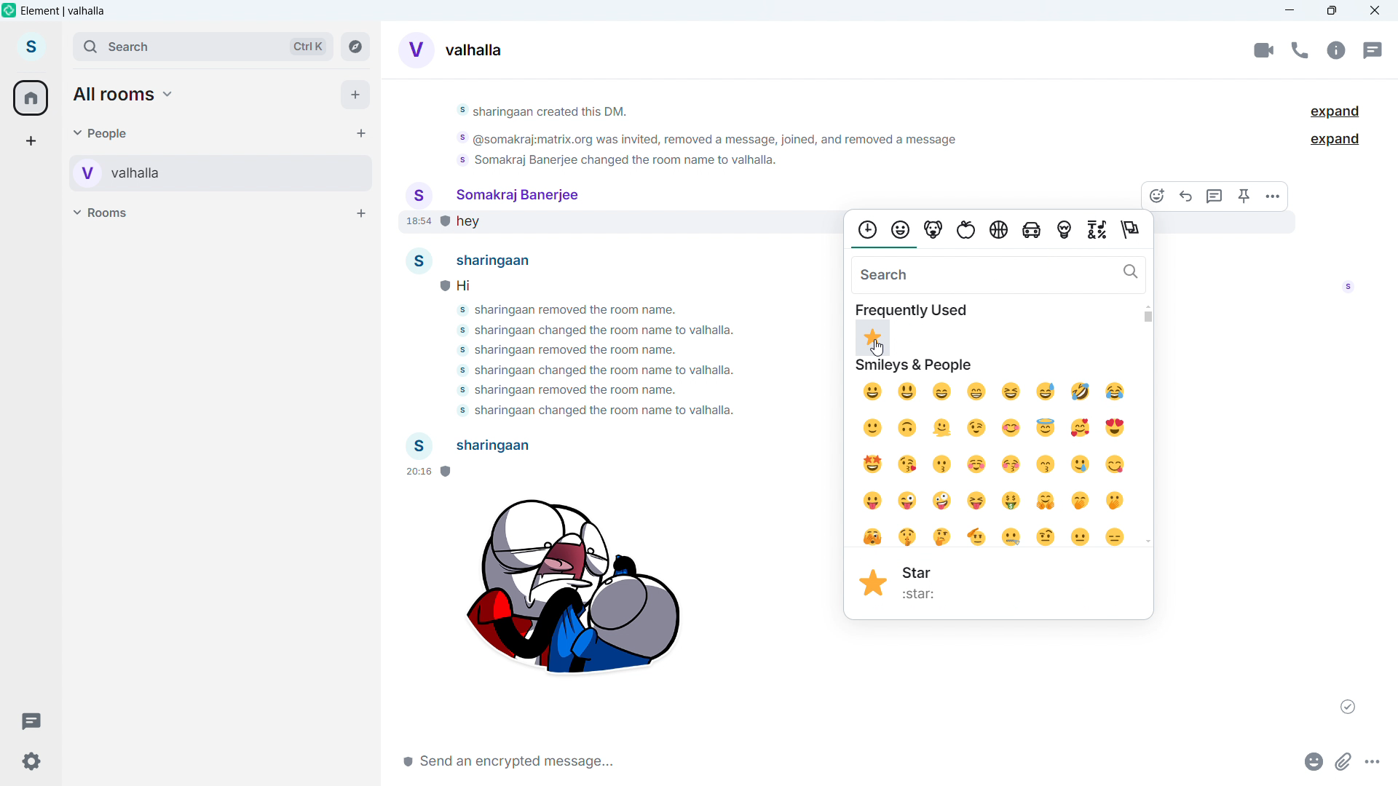 This screenshot has height=786, width=1398. I want to click on frequently used, so click(866, 229).